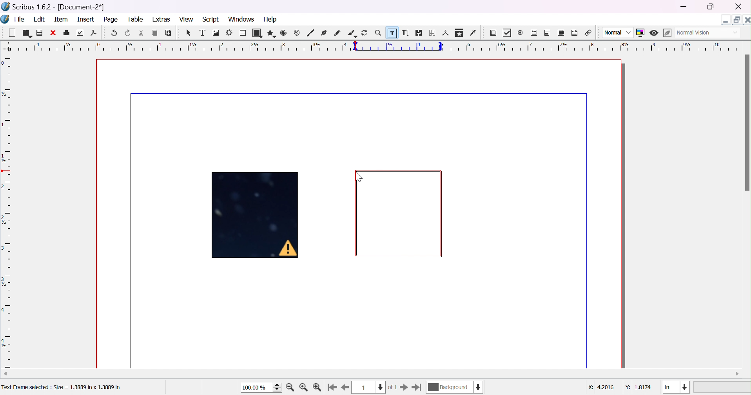  Describe the element at coordinates (87, 20) in the screenshot. I see `insert` at that location.